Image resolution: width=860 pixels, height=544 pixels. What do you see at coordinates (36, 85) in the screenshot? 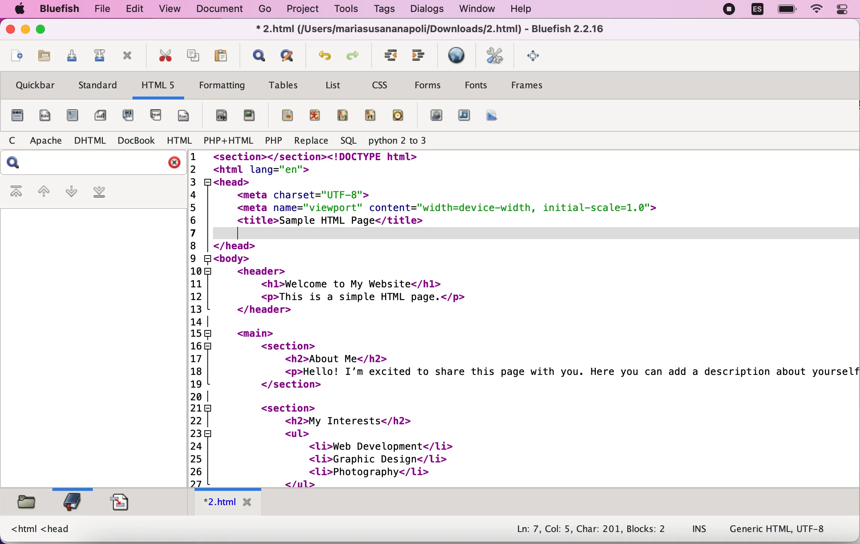
I see `quickbar` at bounding box center [36, 85].